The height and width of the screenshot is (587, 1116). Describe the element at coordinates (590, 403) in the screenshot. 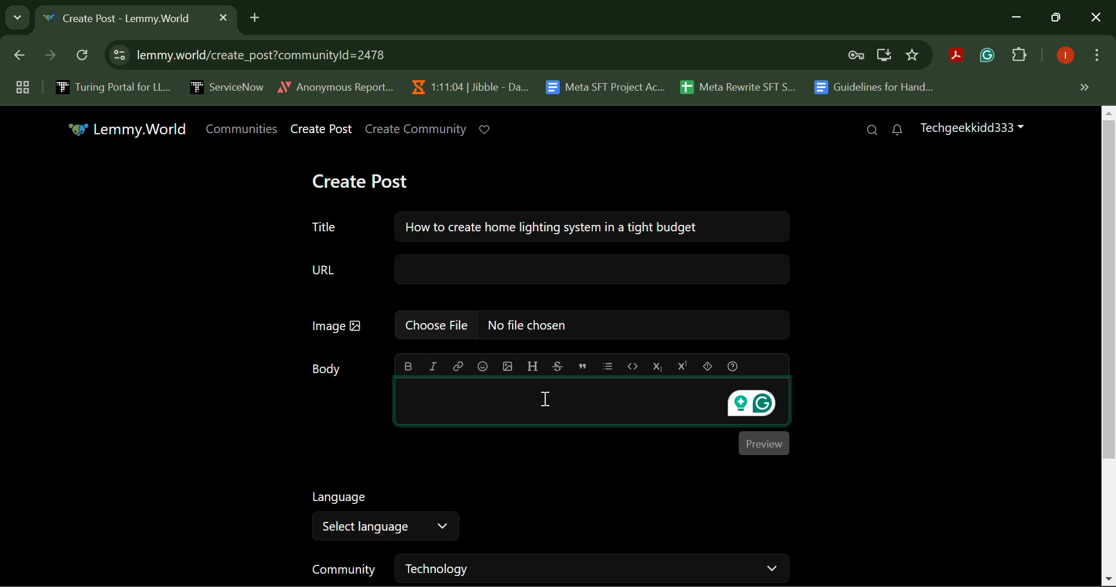

I see `Post Body Text Box Selected` at that location.